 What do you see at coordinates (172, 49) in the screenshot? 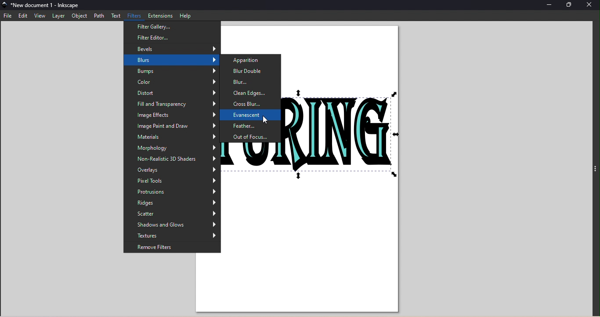
I see `Bevels` at bounding box center [172, 49].